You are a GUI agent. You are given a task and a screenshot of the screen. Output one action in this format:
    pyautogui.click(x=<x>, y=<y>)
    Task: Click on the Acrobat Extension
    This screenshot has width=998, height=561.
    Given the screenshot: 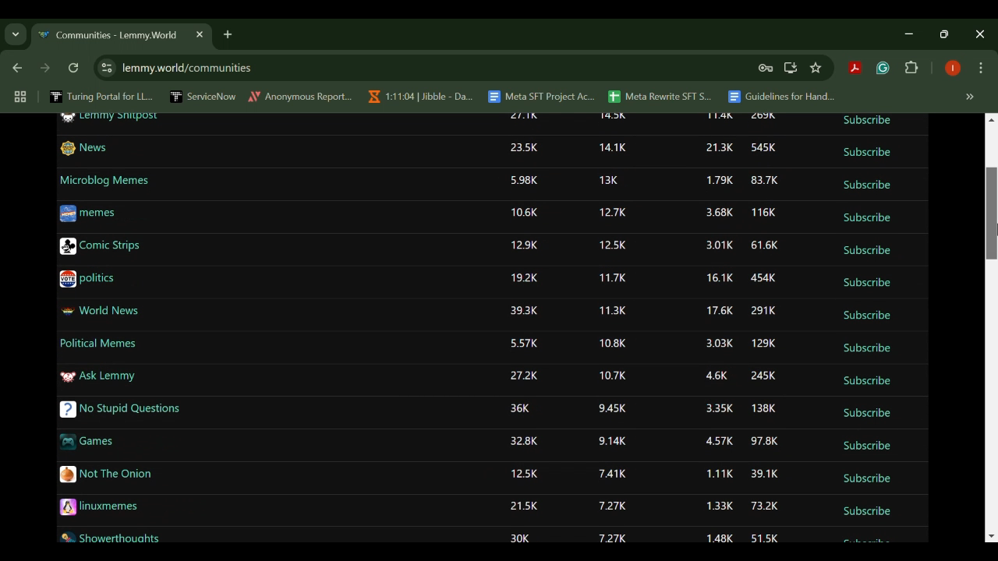 What is the action you would take?
    pyautogui.click(x=855, y=69)
    